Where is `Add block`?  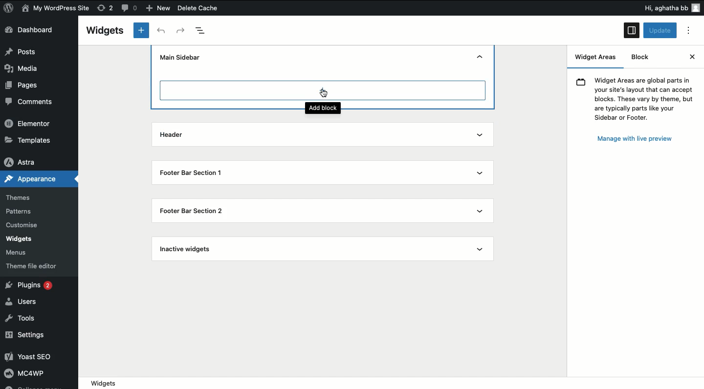 Add block is located at coordinates (324, 108).